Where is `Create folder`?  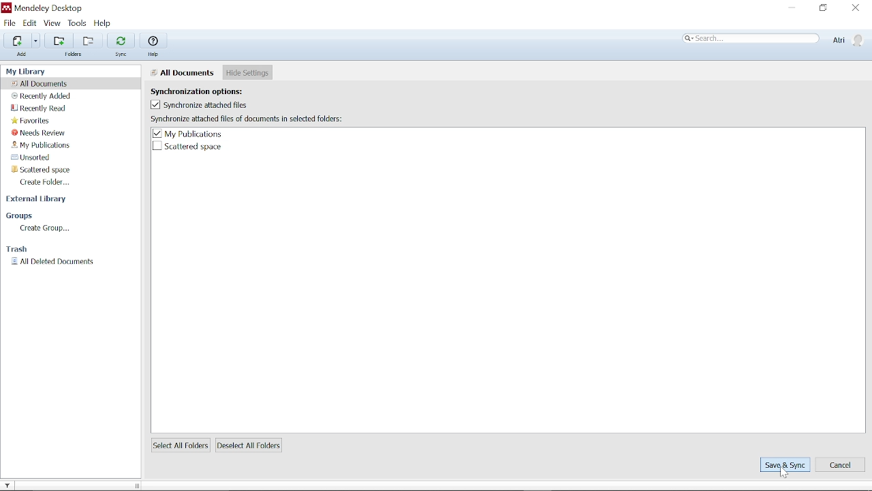
Create folder is located at coordinates (46, 183).